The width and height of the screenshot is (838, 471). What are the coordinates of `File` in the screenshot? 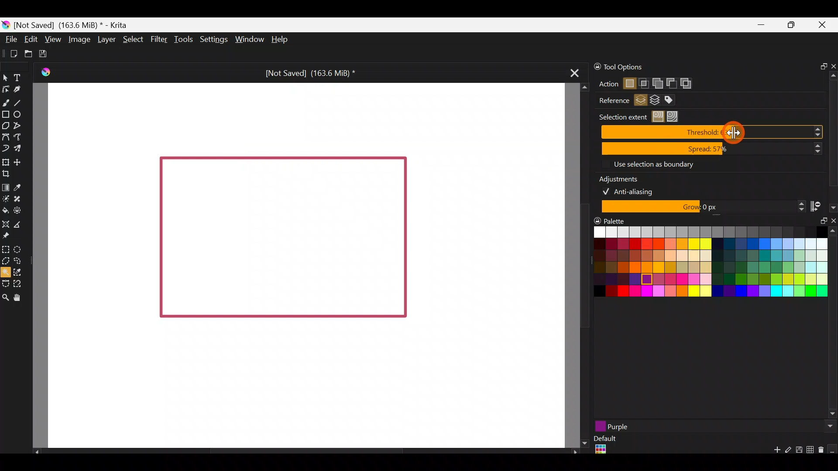 It's located at (11, 39).